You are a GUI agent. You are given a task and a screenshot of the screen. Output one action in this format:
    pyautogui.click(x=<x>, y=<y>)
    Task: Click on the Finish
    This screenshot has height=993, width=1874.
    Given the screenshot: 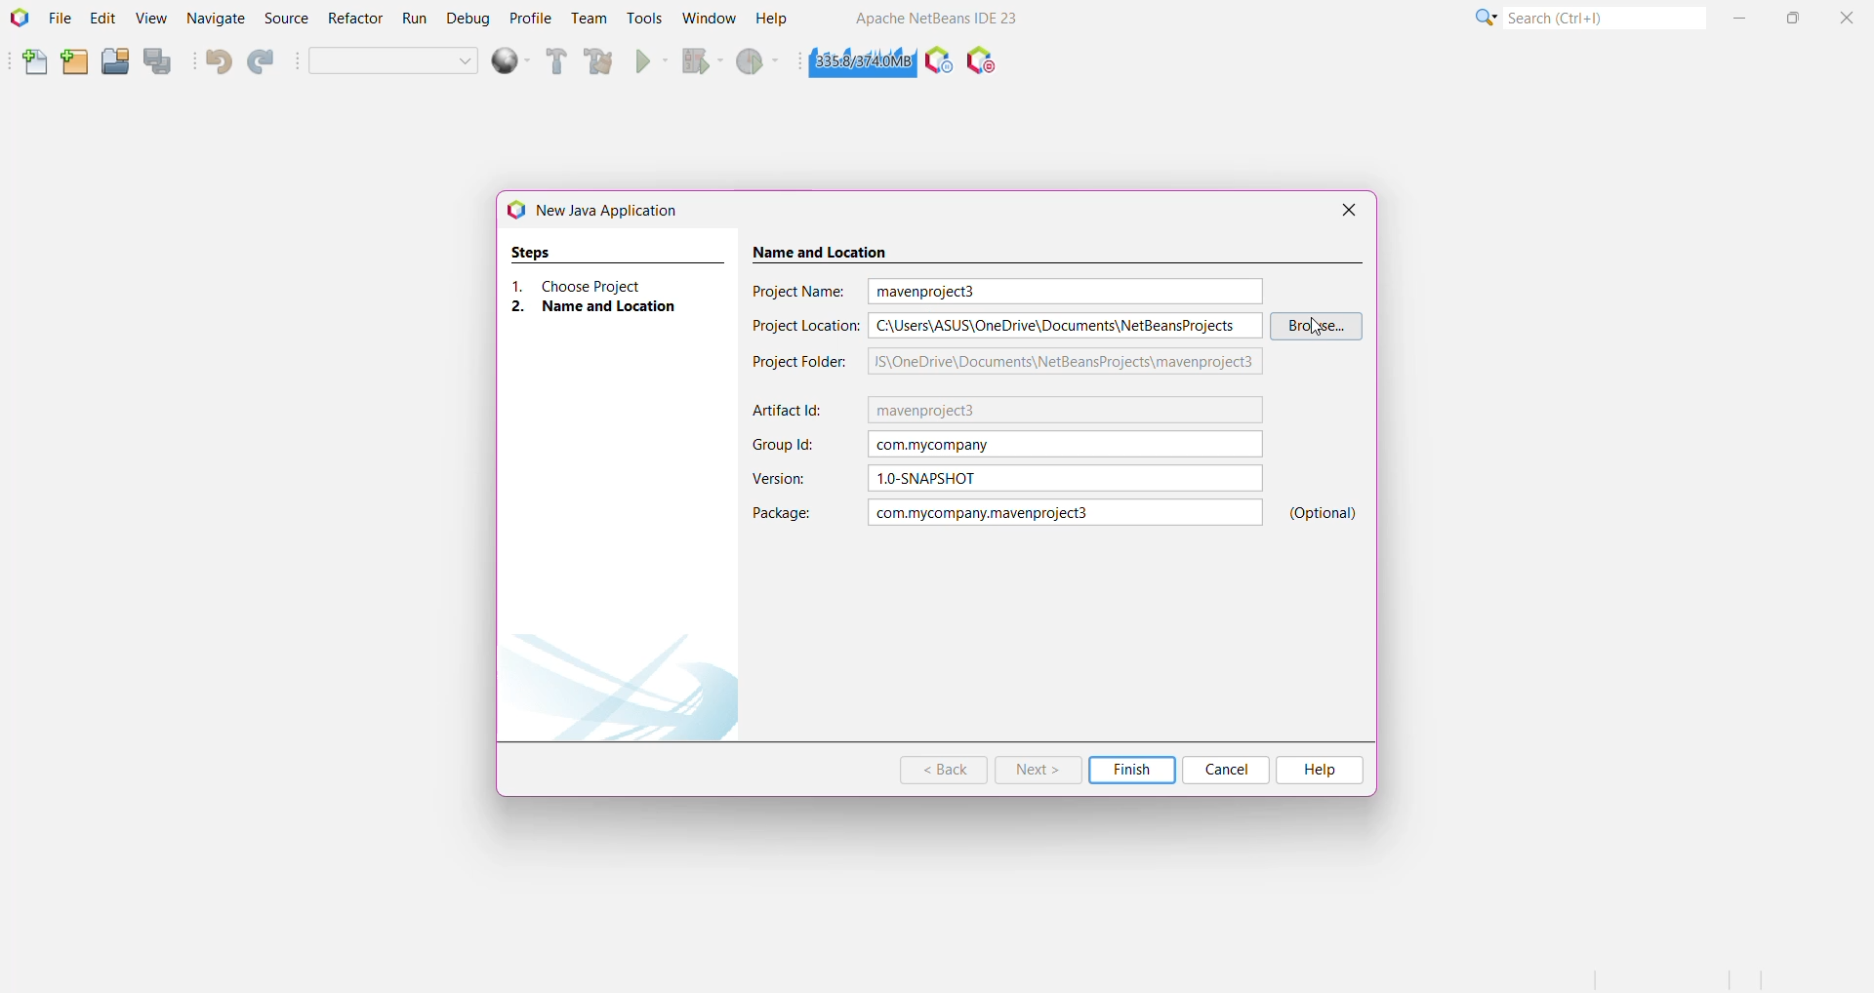 What is the action you would take?
    pyautogui.click(x=1132, y=770)
    